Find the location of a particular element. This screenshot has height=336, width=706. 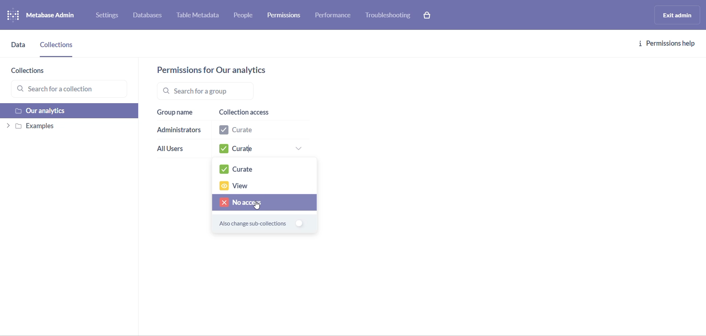

permission help is located at coordinates (667, 44).